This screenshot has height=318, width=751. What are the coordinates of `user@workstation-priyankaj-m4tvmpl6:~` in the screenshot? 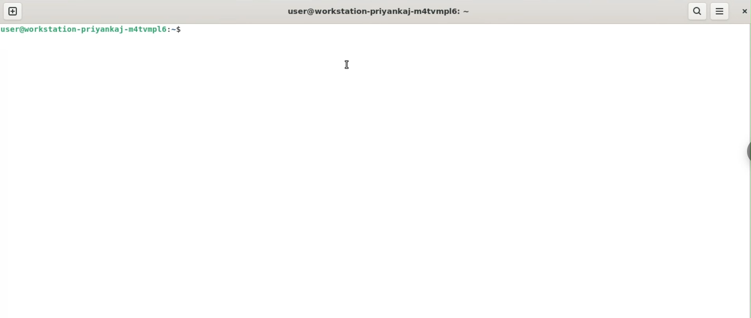 It's located at (377, 11).